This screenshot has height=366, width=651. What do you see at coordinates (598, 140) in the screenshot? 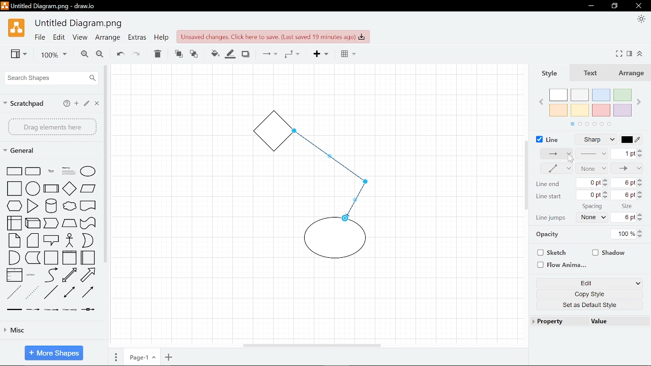
I see `Sharp` at bounding box center [598, 140].